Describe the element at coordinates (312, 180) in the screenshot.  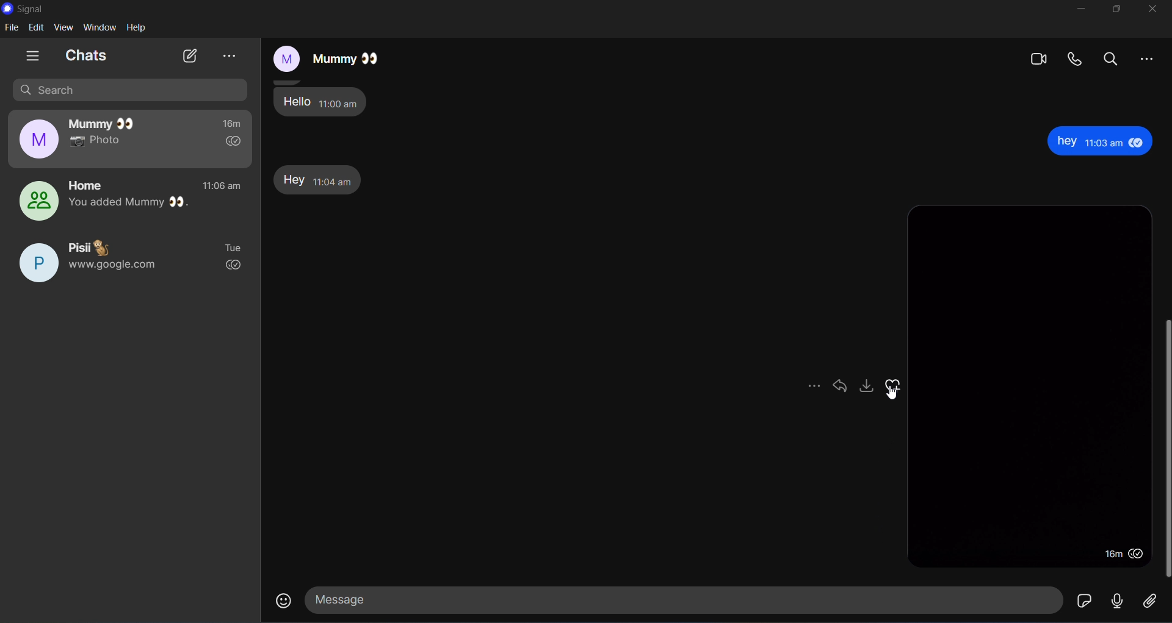
I see `Hey message` at that location.